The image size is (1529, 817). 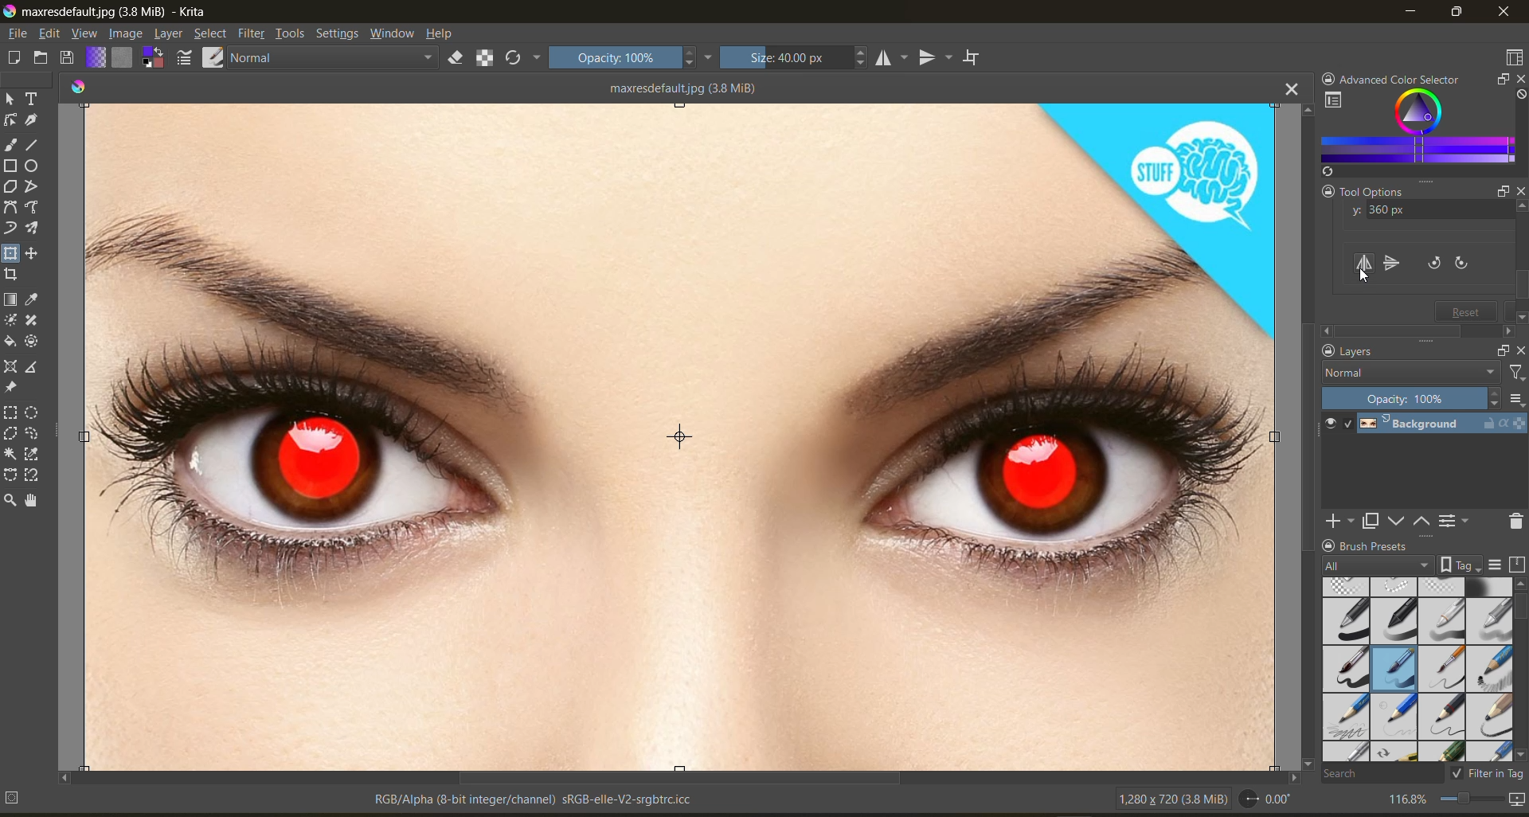 I want to click on choose brush preset, so click(x=216, y=56).